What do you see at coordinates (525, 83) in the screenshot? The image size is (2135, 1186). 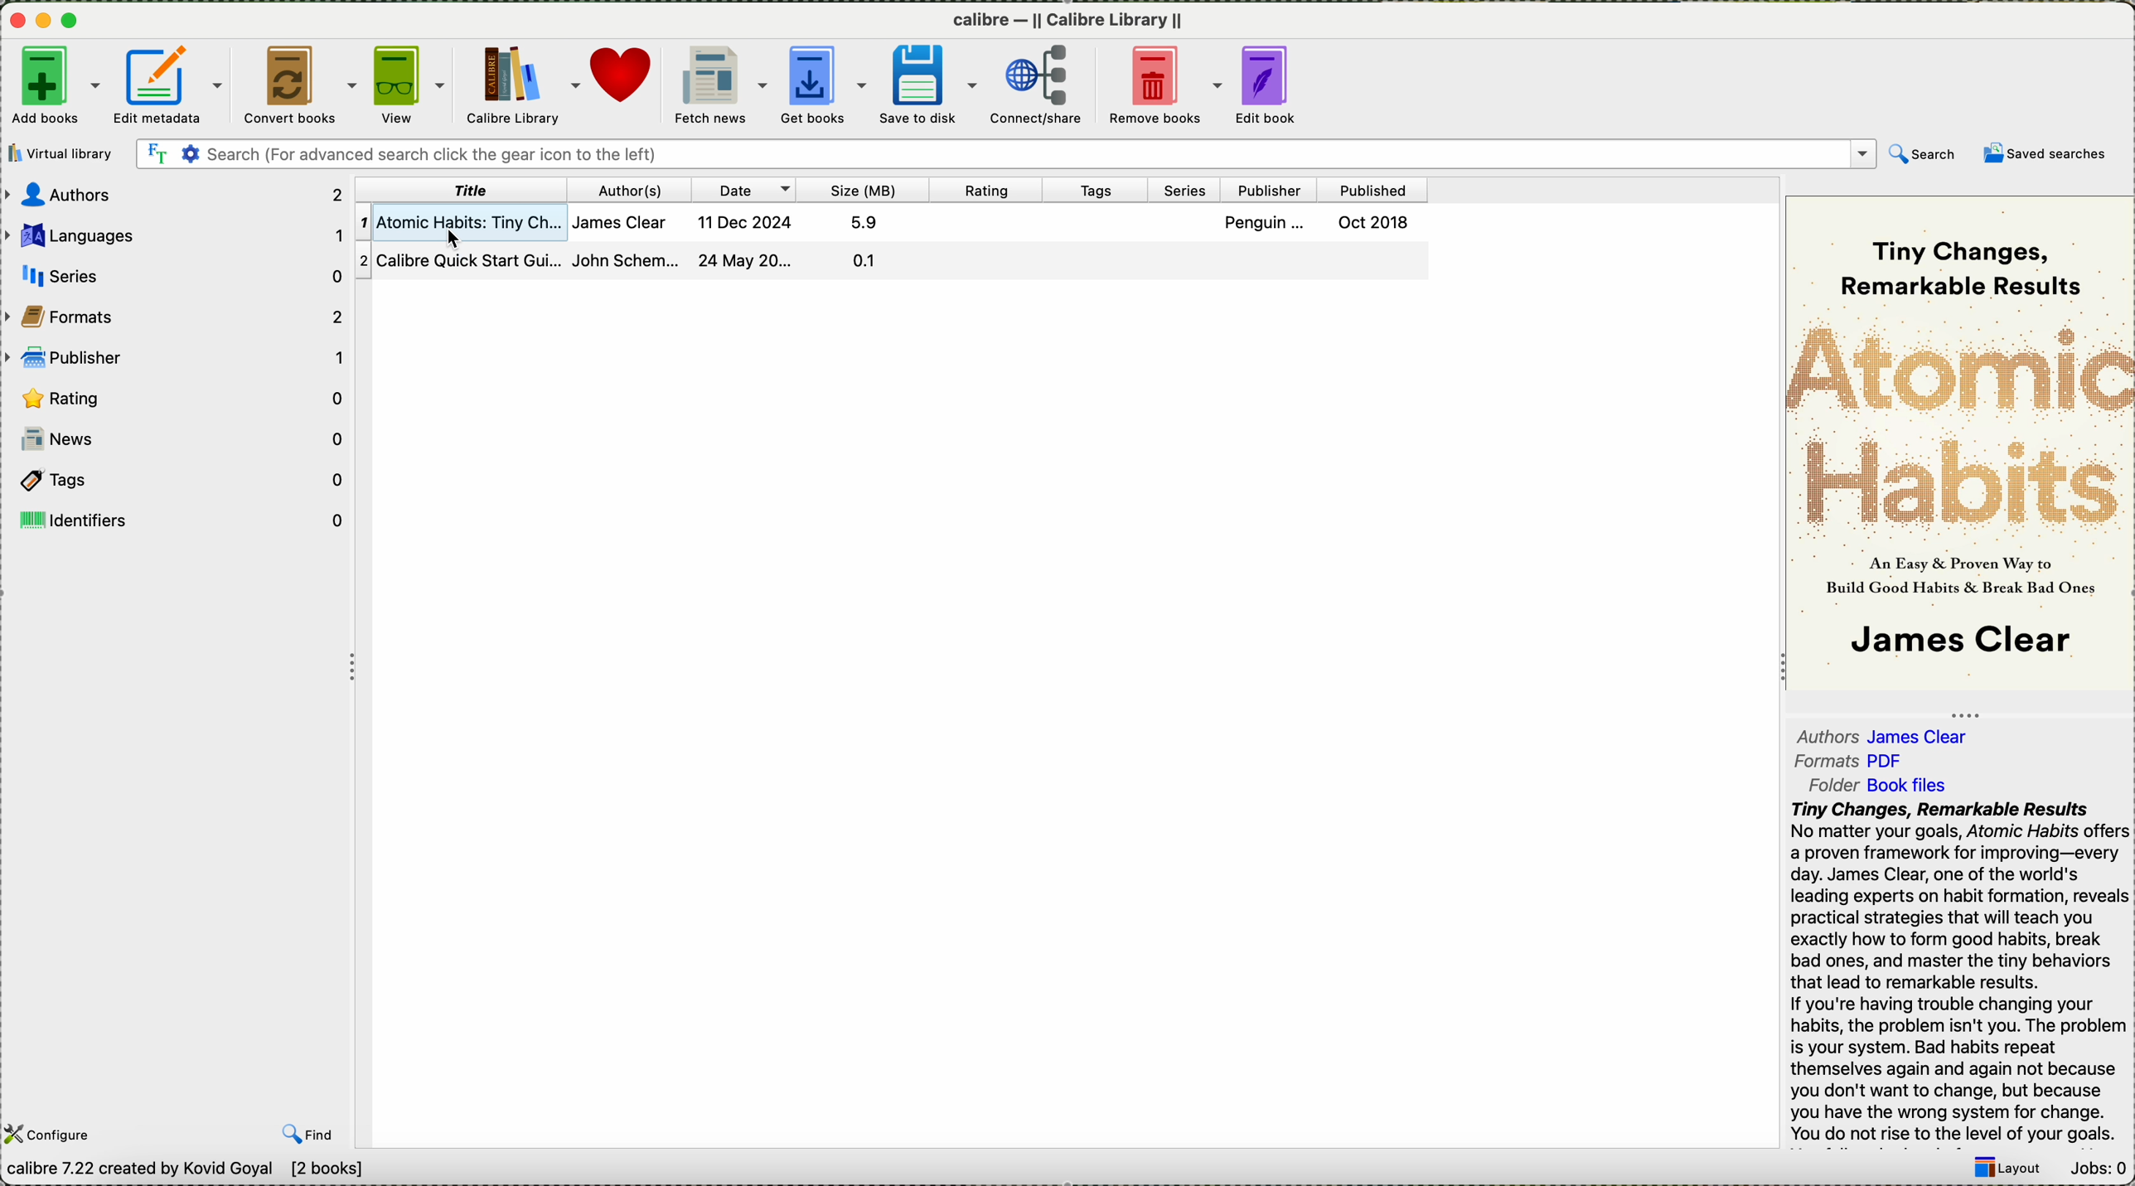 I see `calibre library` at bounding box center [525, 83].